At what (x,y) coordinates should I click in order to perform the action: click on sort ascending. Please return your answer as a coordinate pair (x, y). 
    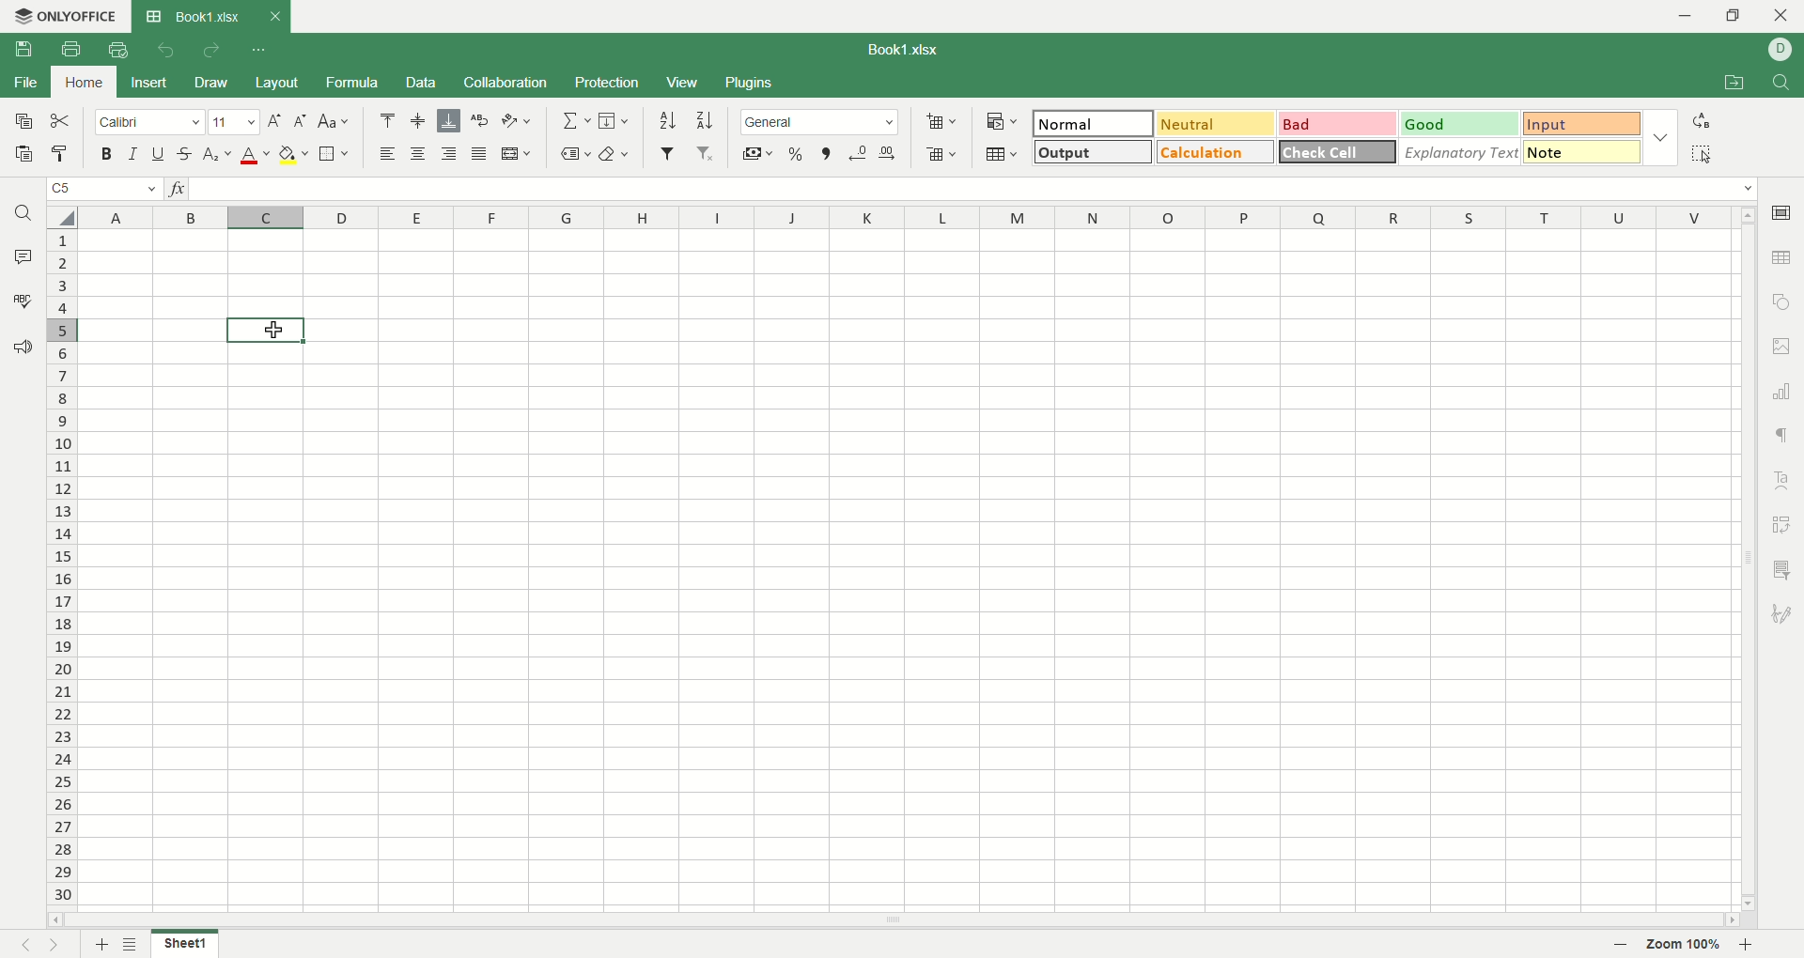
    Looking at the image, I should click on (667, 120).